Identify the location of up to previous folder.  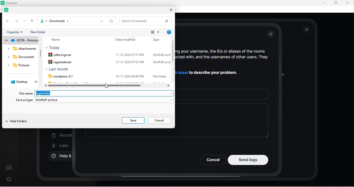
(33, 21).